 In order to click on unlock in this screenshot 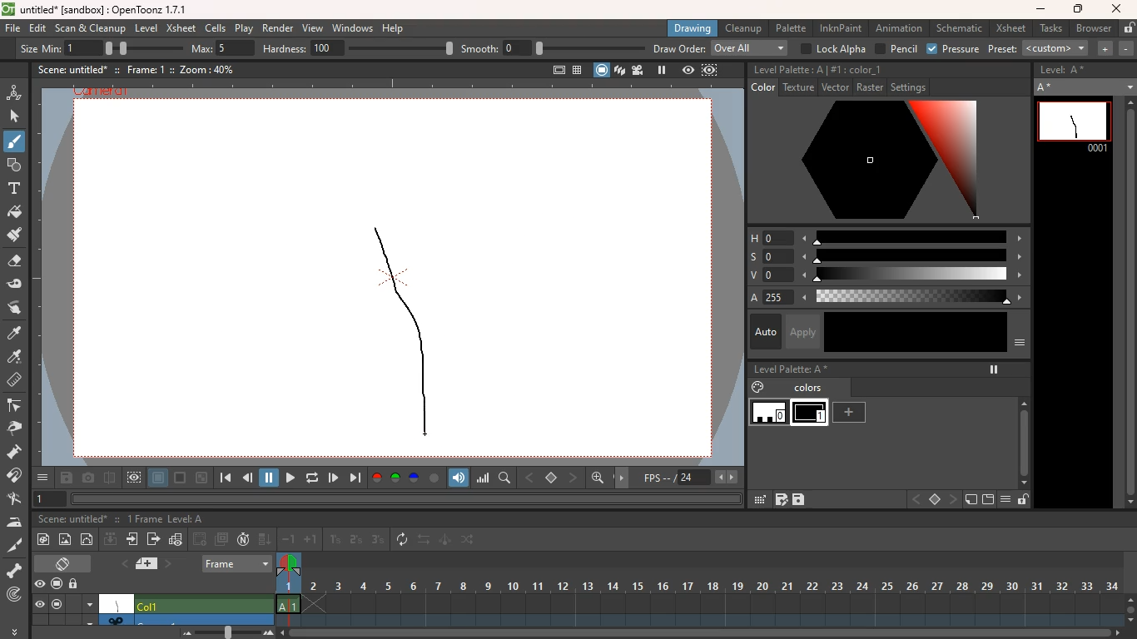, I will do `click(1023, 501)`.